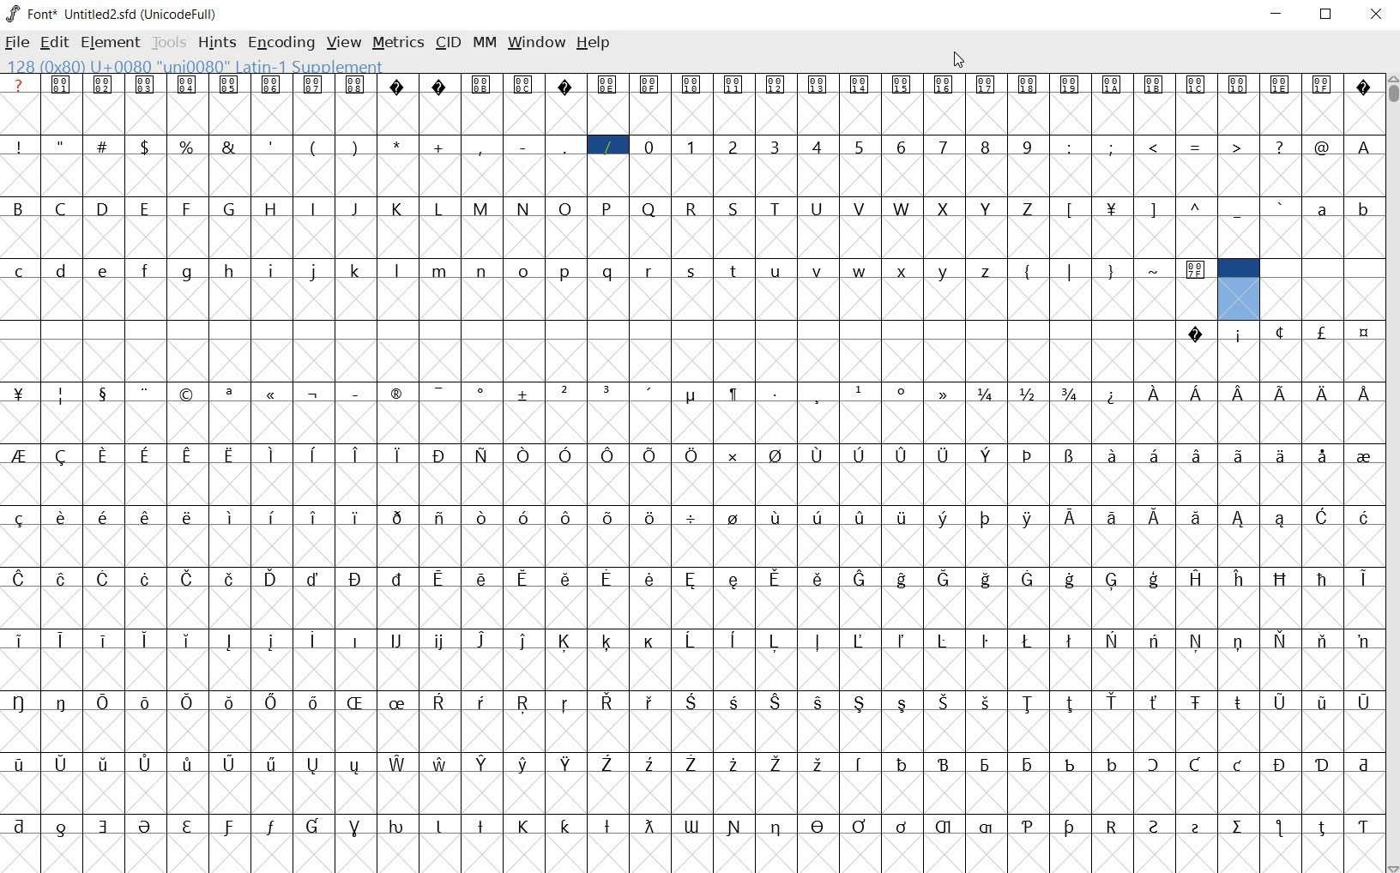  What do you see at coordinates (230, 84) in the screenshot?
I see `Symbol` at bounding box center [230, 84].